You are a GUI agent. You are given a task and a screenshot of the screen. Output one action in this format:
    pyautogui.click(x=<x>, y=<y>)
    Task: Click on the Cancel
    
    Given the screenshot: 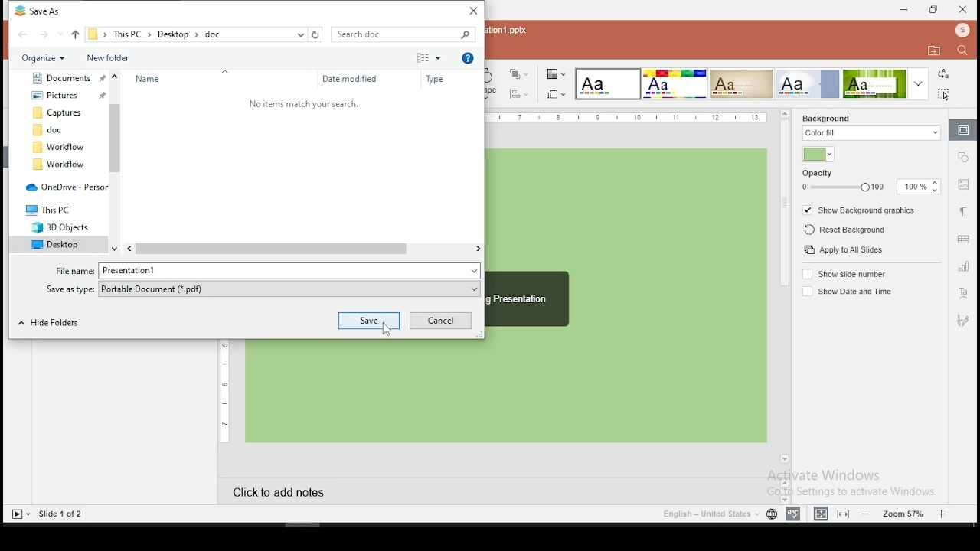 What is the action you would take?
    pyautogui.click(x=439, y=321)
    